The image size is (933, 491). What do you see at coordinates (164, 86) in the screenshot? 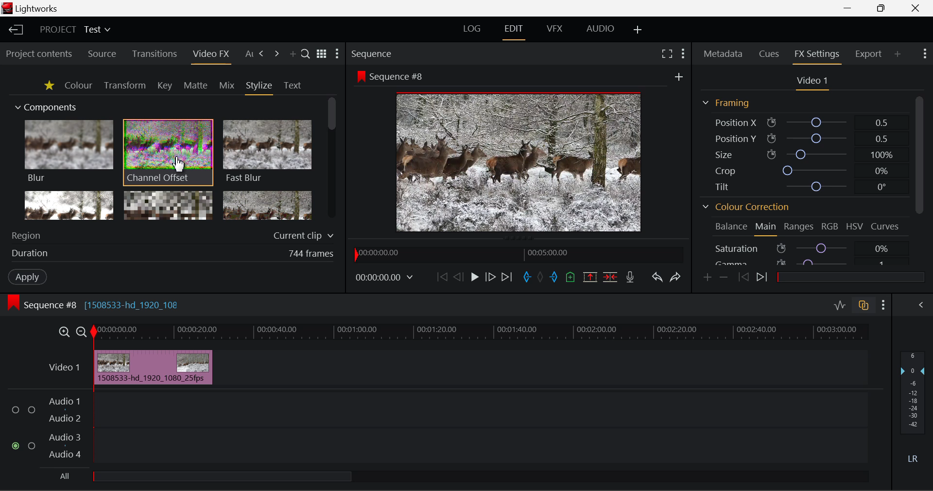
I see `Key` at bounding box center [164, 86].